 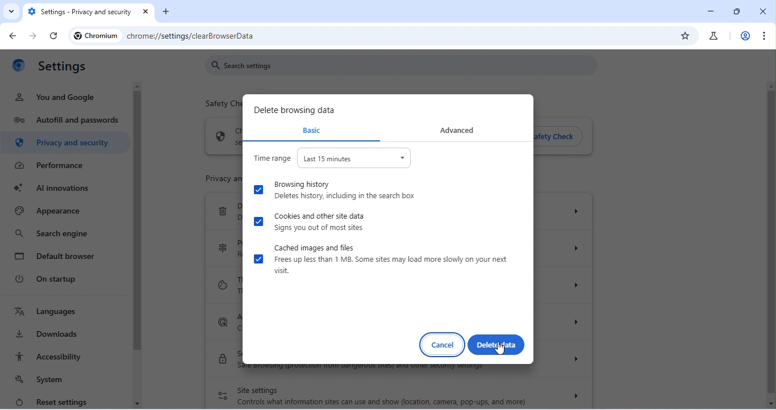 I want to click on search settings, so click(x=402, y=65).